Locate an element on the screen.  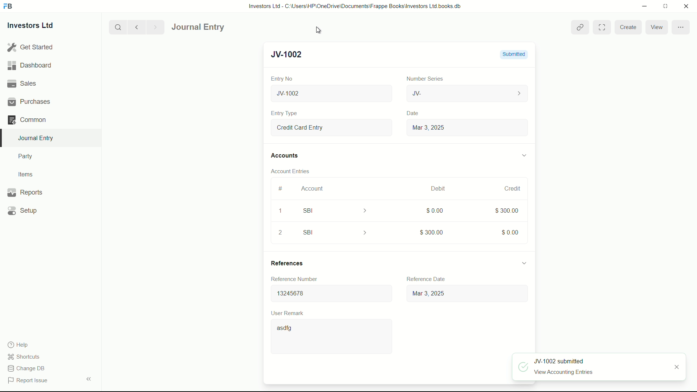
SBI is located at coordinates (337, 232).